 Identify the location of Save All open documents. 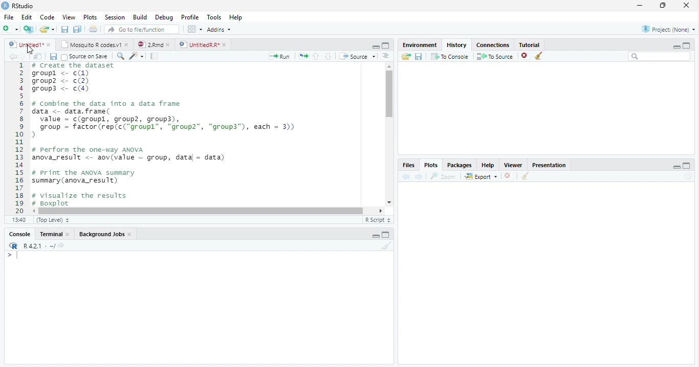
(77, 29).